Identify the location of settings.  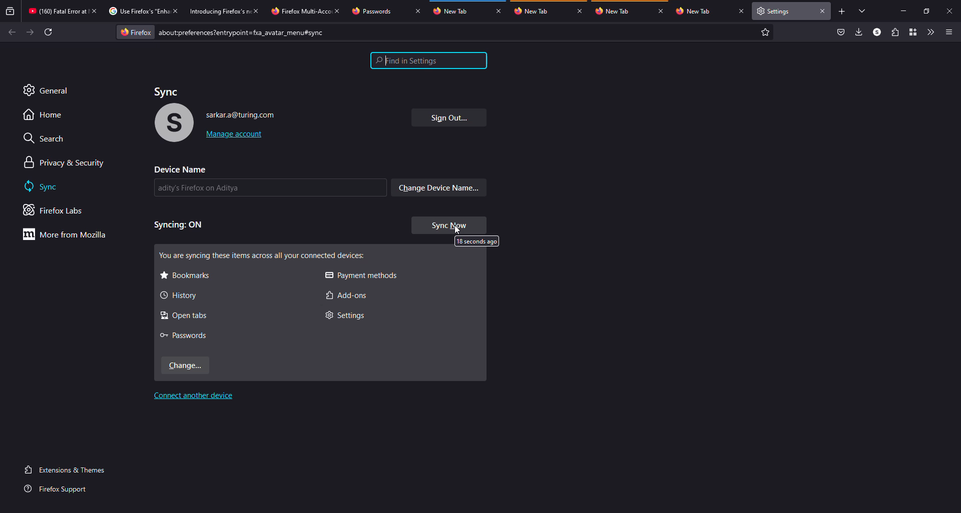
(429, 60).